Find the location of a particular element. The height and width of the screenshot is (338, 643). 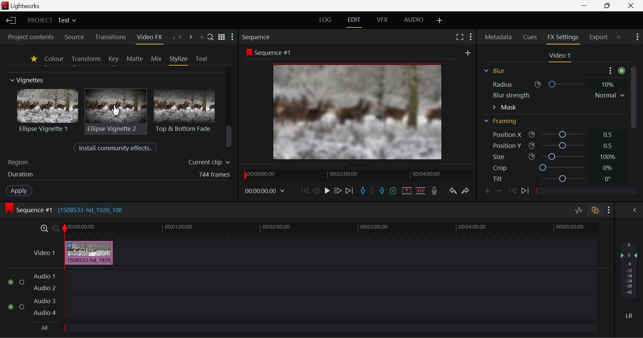

Vignettes Section is located at coordinates (27, 80).